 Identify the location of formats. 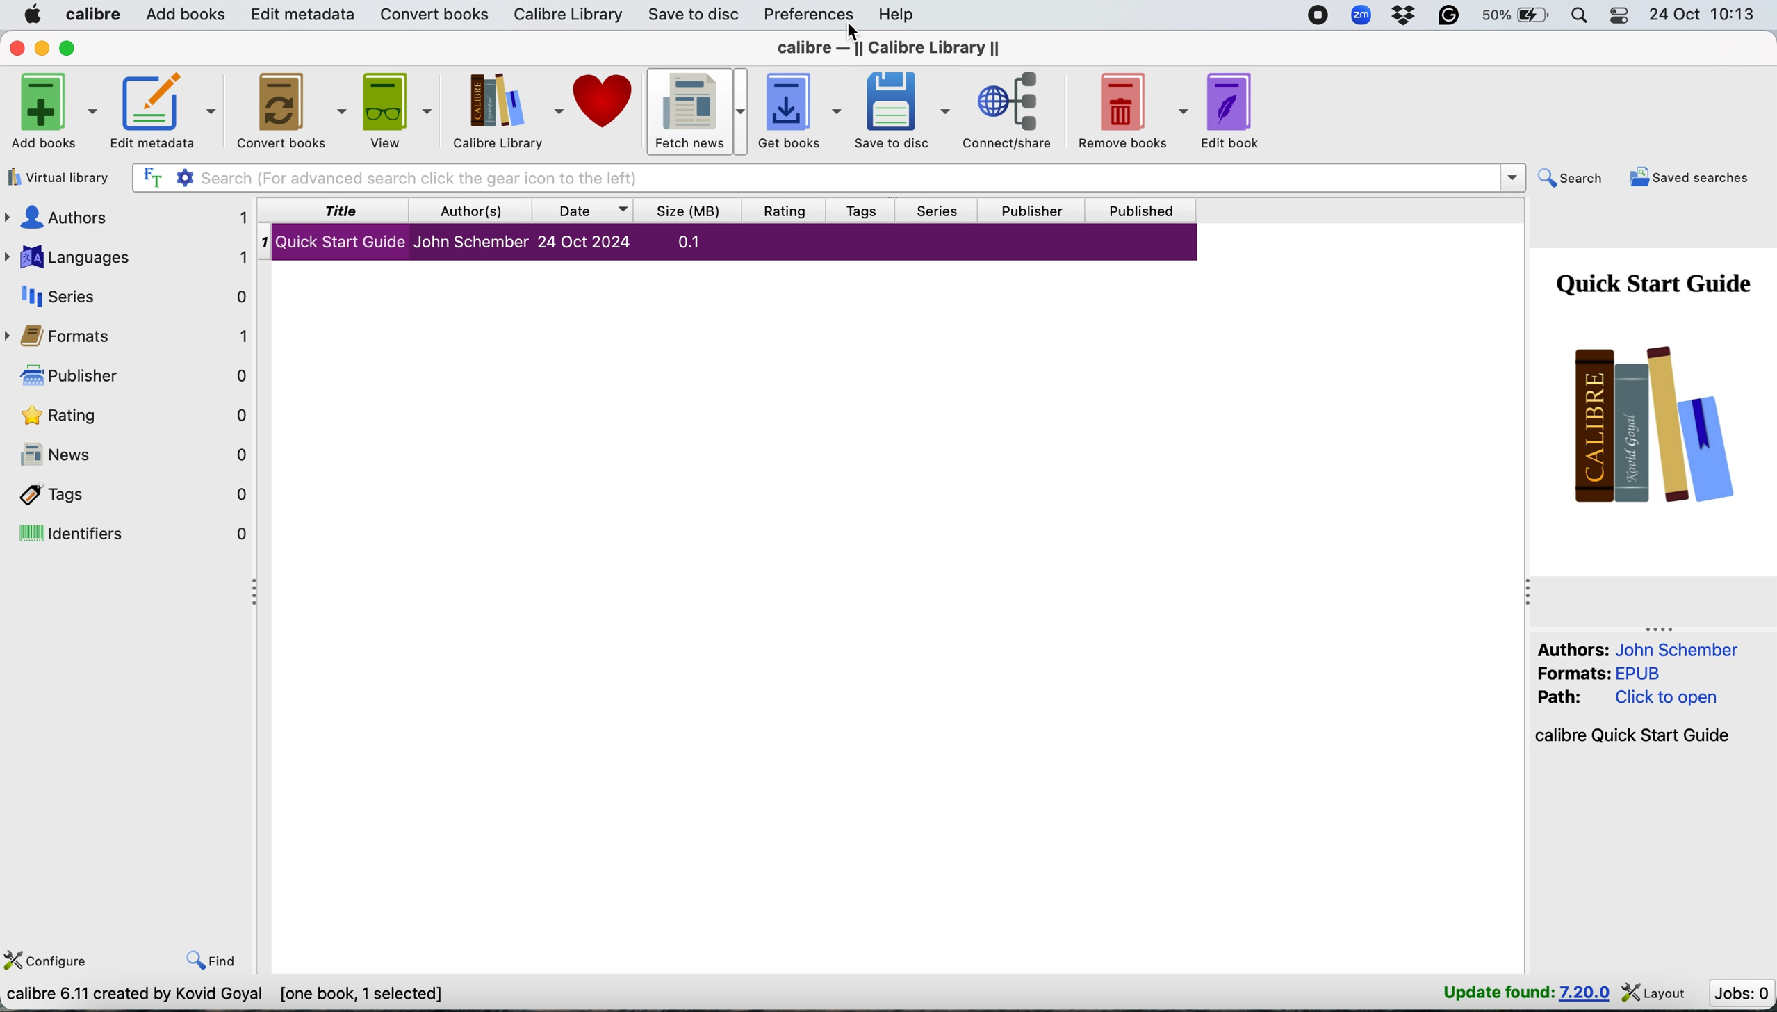
(134, 336).